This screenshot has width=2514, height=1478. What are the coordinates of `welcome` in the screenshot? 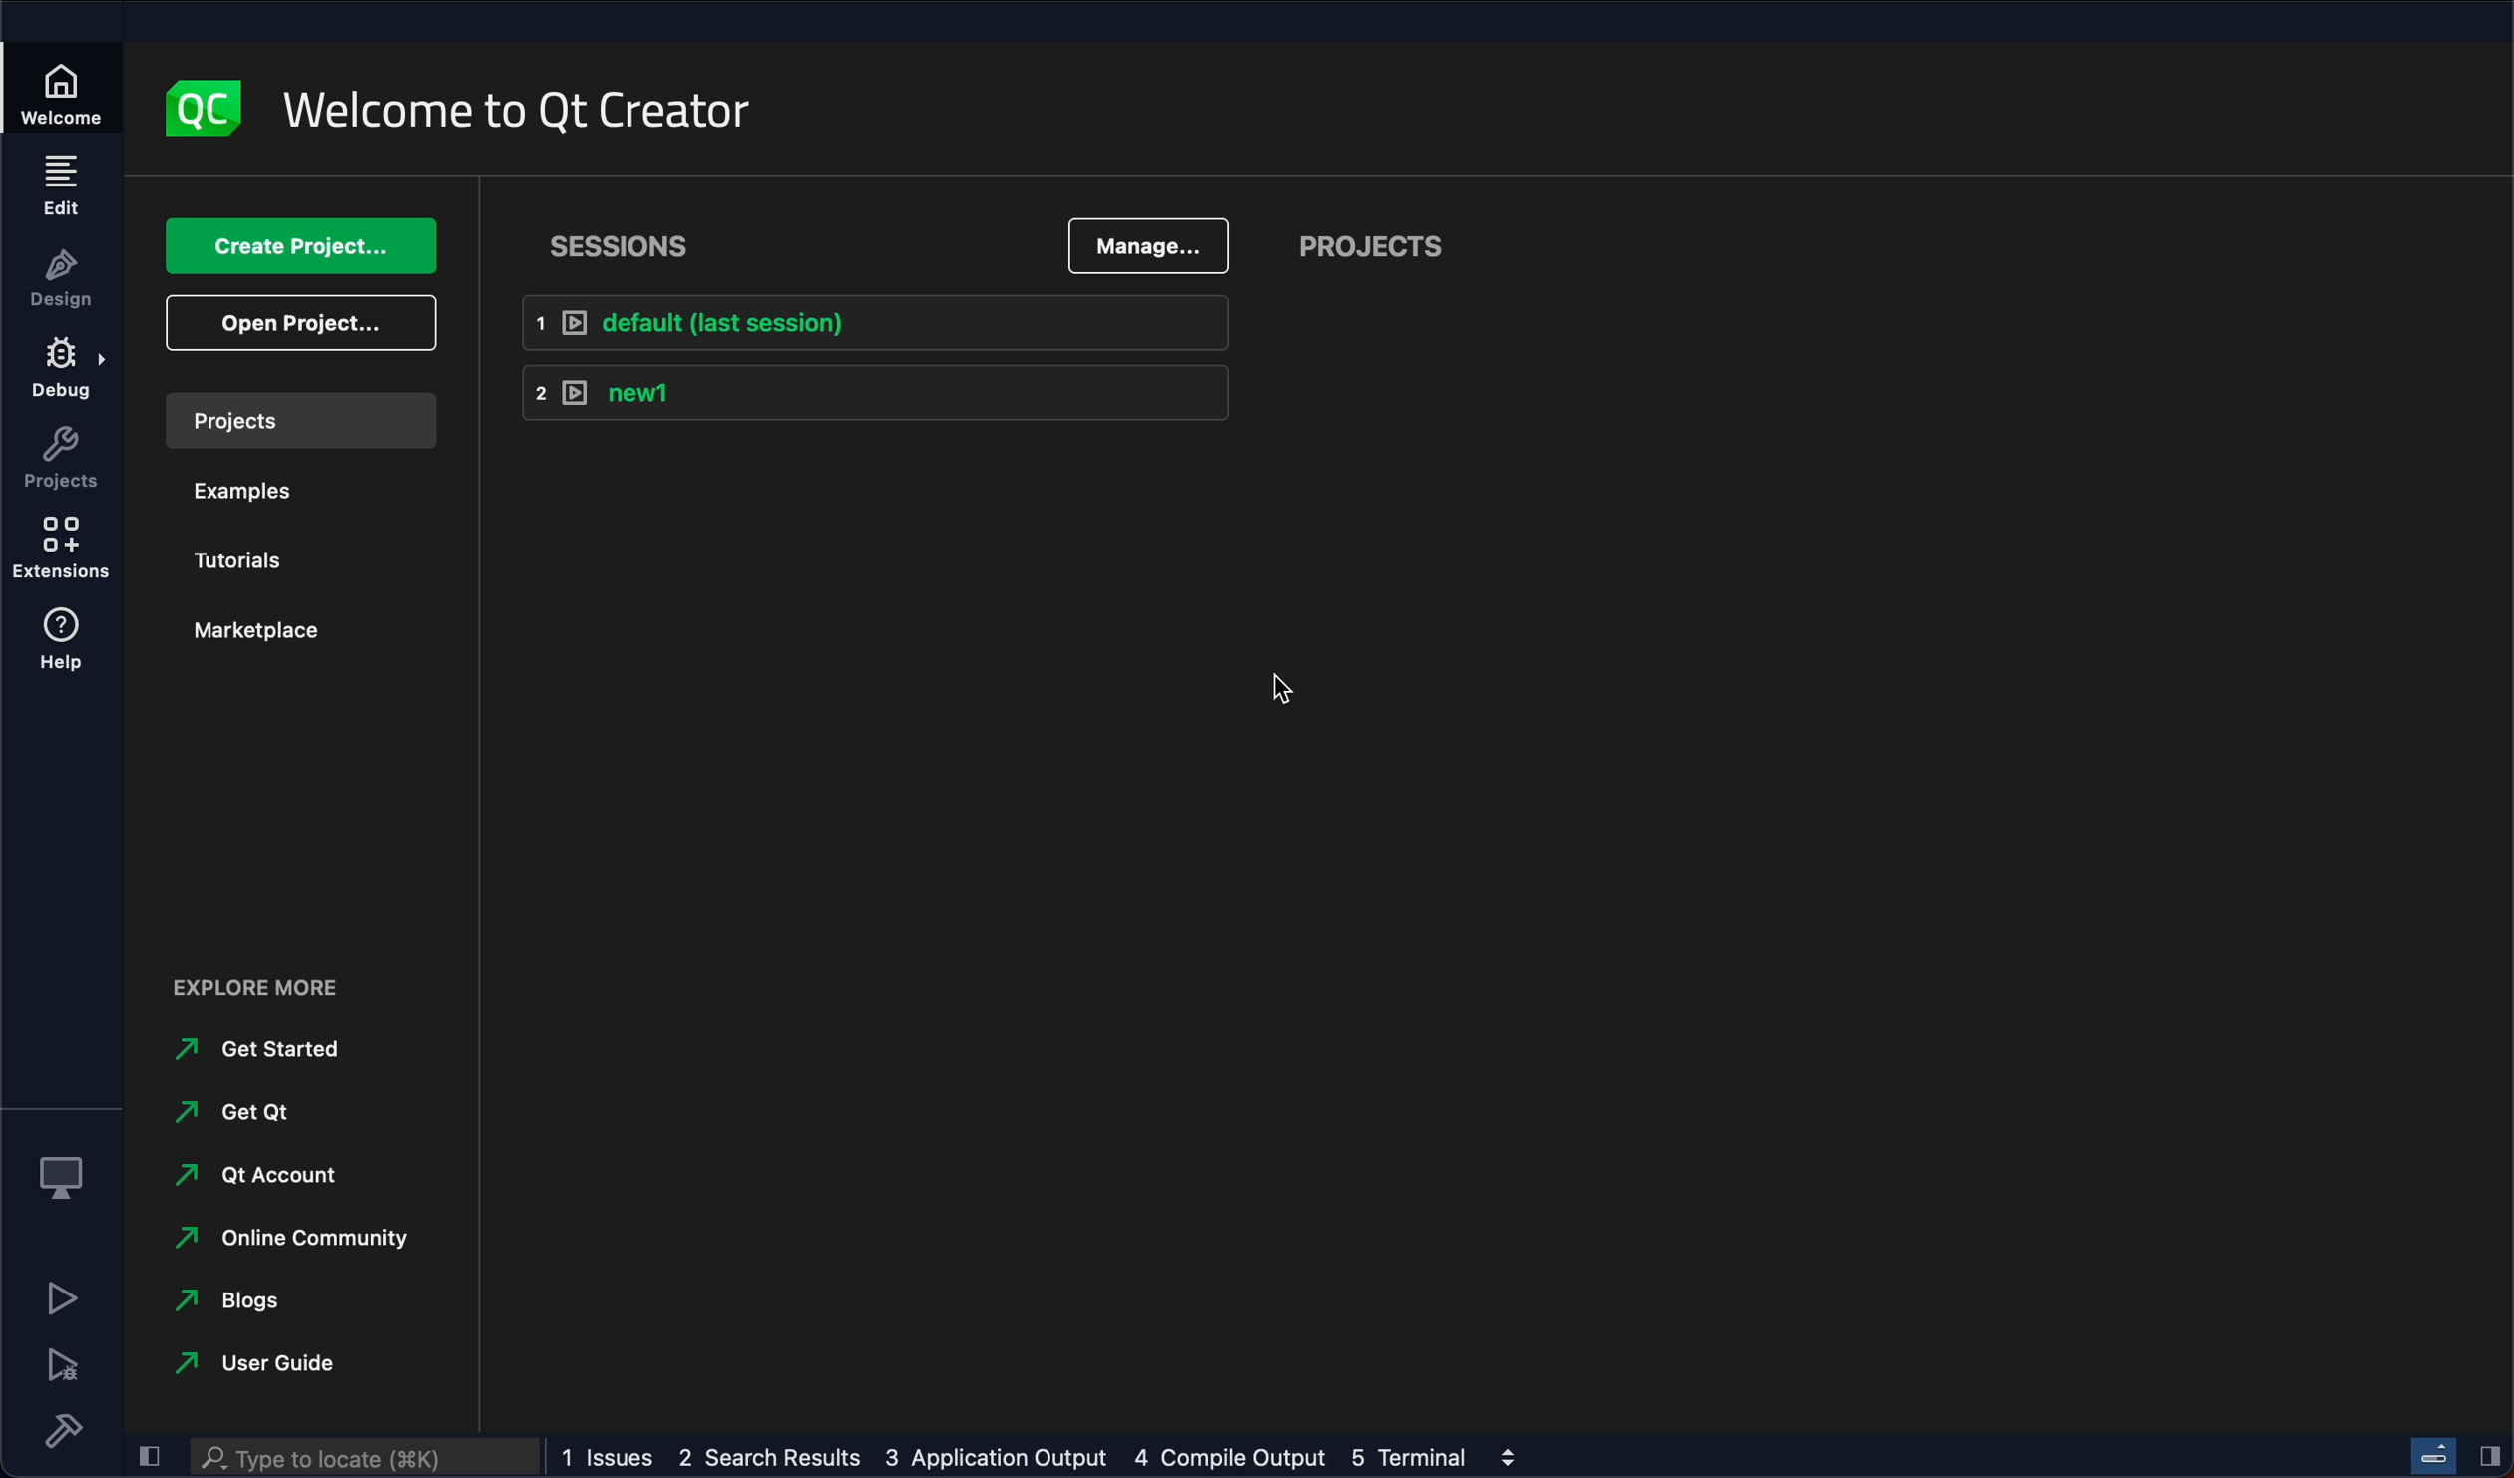 It's located at (68, 83).